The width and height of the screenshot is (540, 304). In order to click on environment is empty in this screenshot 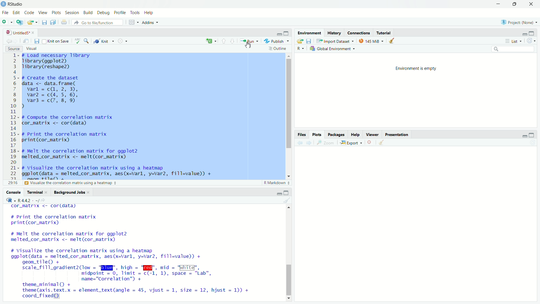, I will do `click(417, 69)`.